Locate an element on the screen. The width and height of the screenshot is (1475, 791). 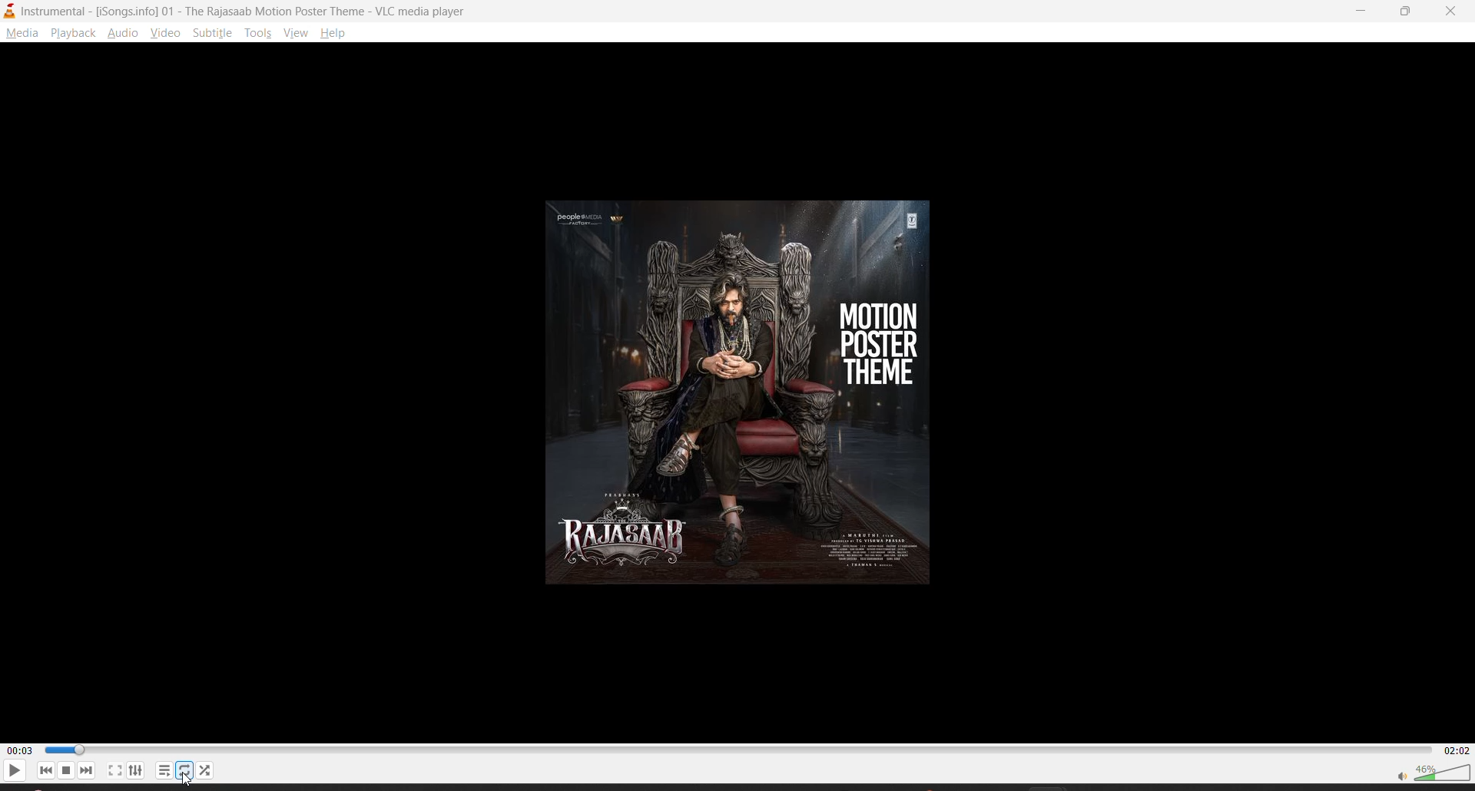
subtitle is located at coordinates (214, 35).